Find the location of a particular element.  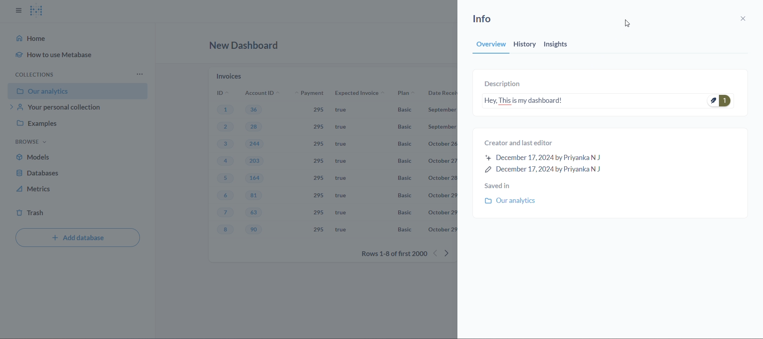

3 is located at coordinates (224, 144).